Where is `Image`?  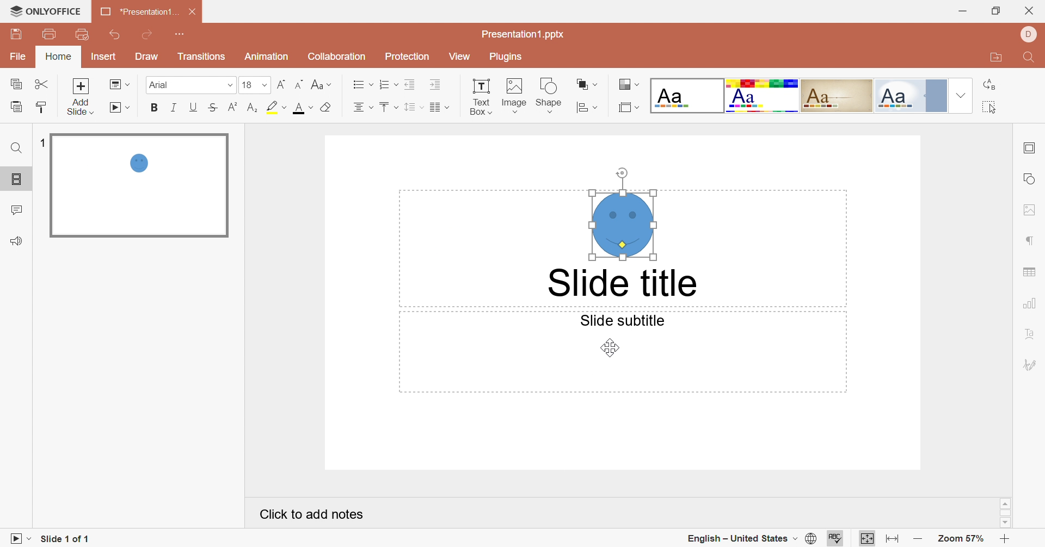
Image is located at coordinates (514, 95).